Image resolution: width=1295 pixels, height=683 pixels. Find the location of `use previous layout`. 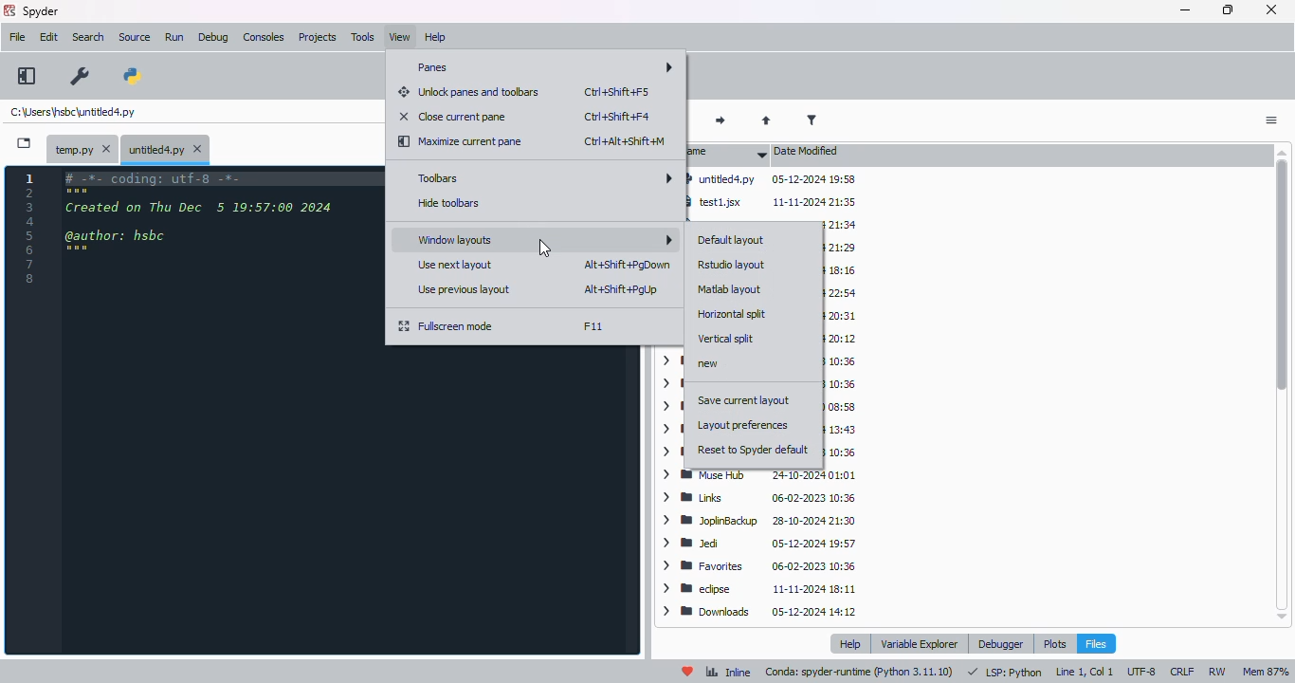

use previous layout is located at coordinates (467, 289).